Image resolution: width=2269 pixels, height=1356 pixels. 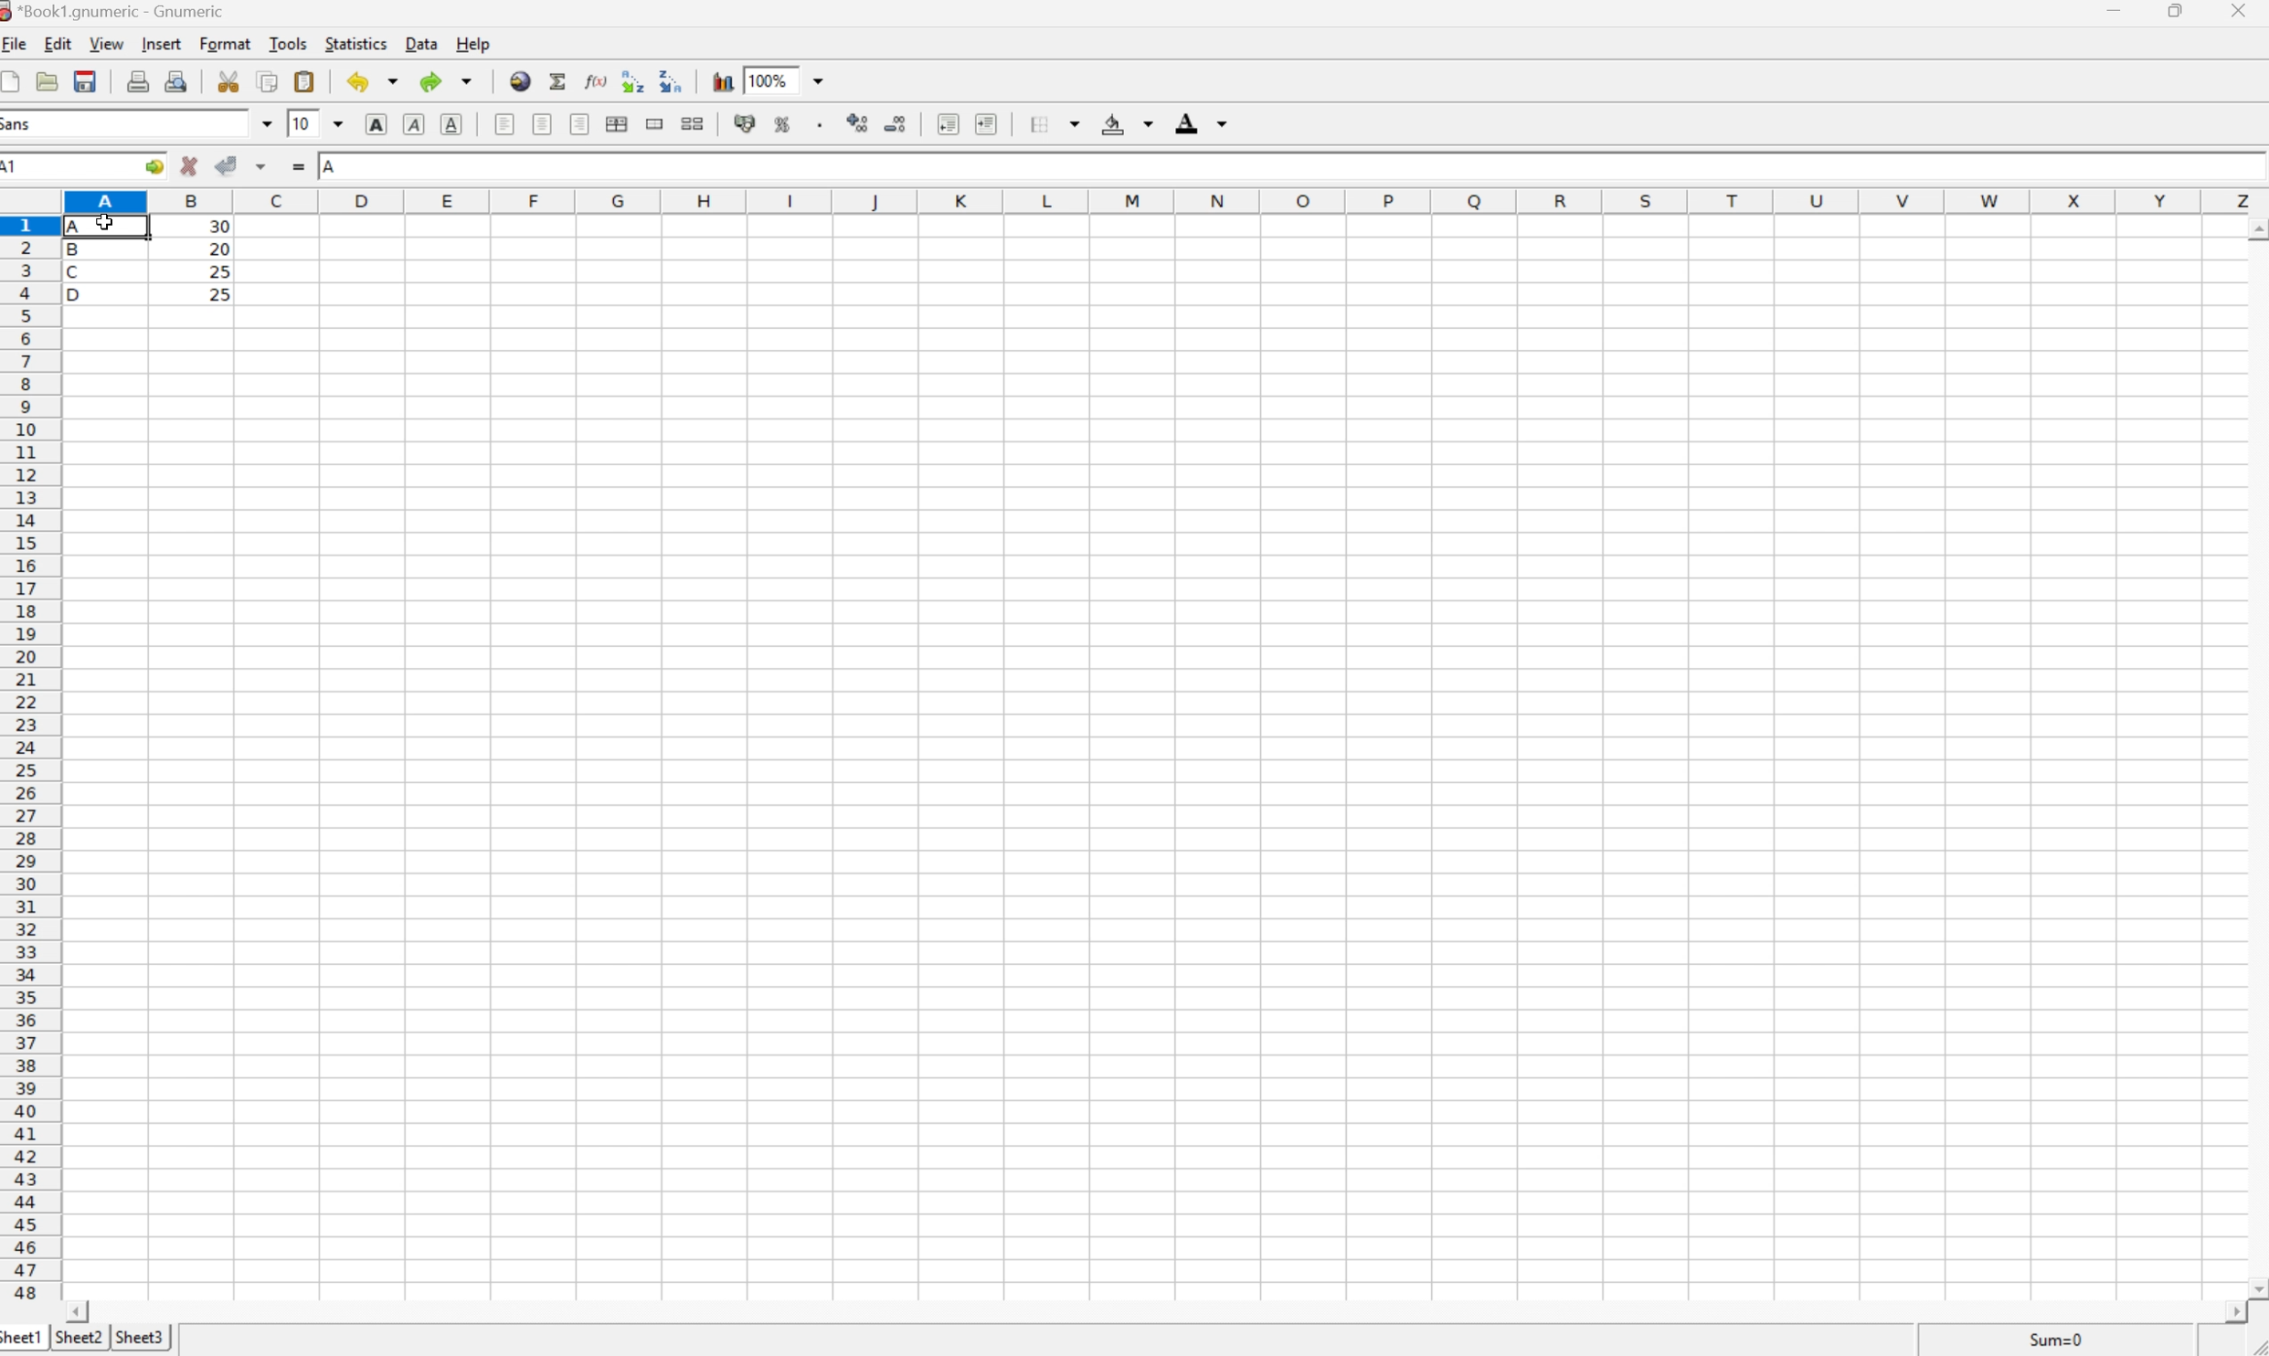 What do you see at coordinates (21, 167) in the screenshot?
I see `A1` at bounding box center [21, 167].